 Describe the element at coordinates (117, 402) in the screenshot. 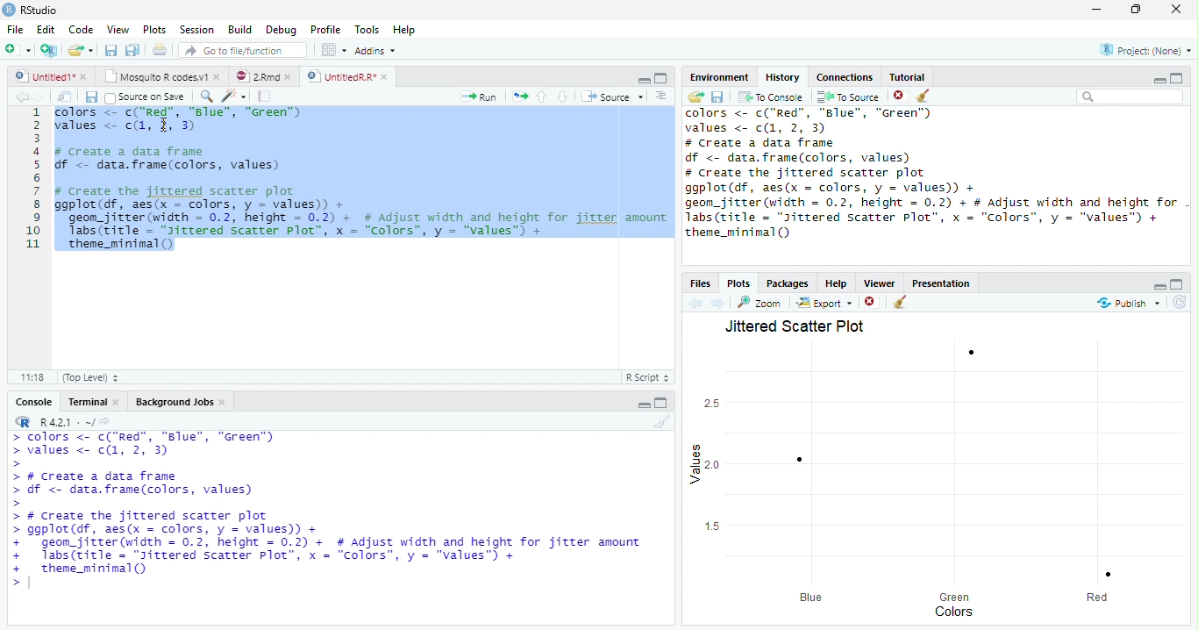

I see `close` at that location.